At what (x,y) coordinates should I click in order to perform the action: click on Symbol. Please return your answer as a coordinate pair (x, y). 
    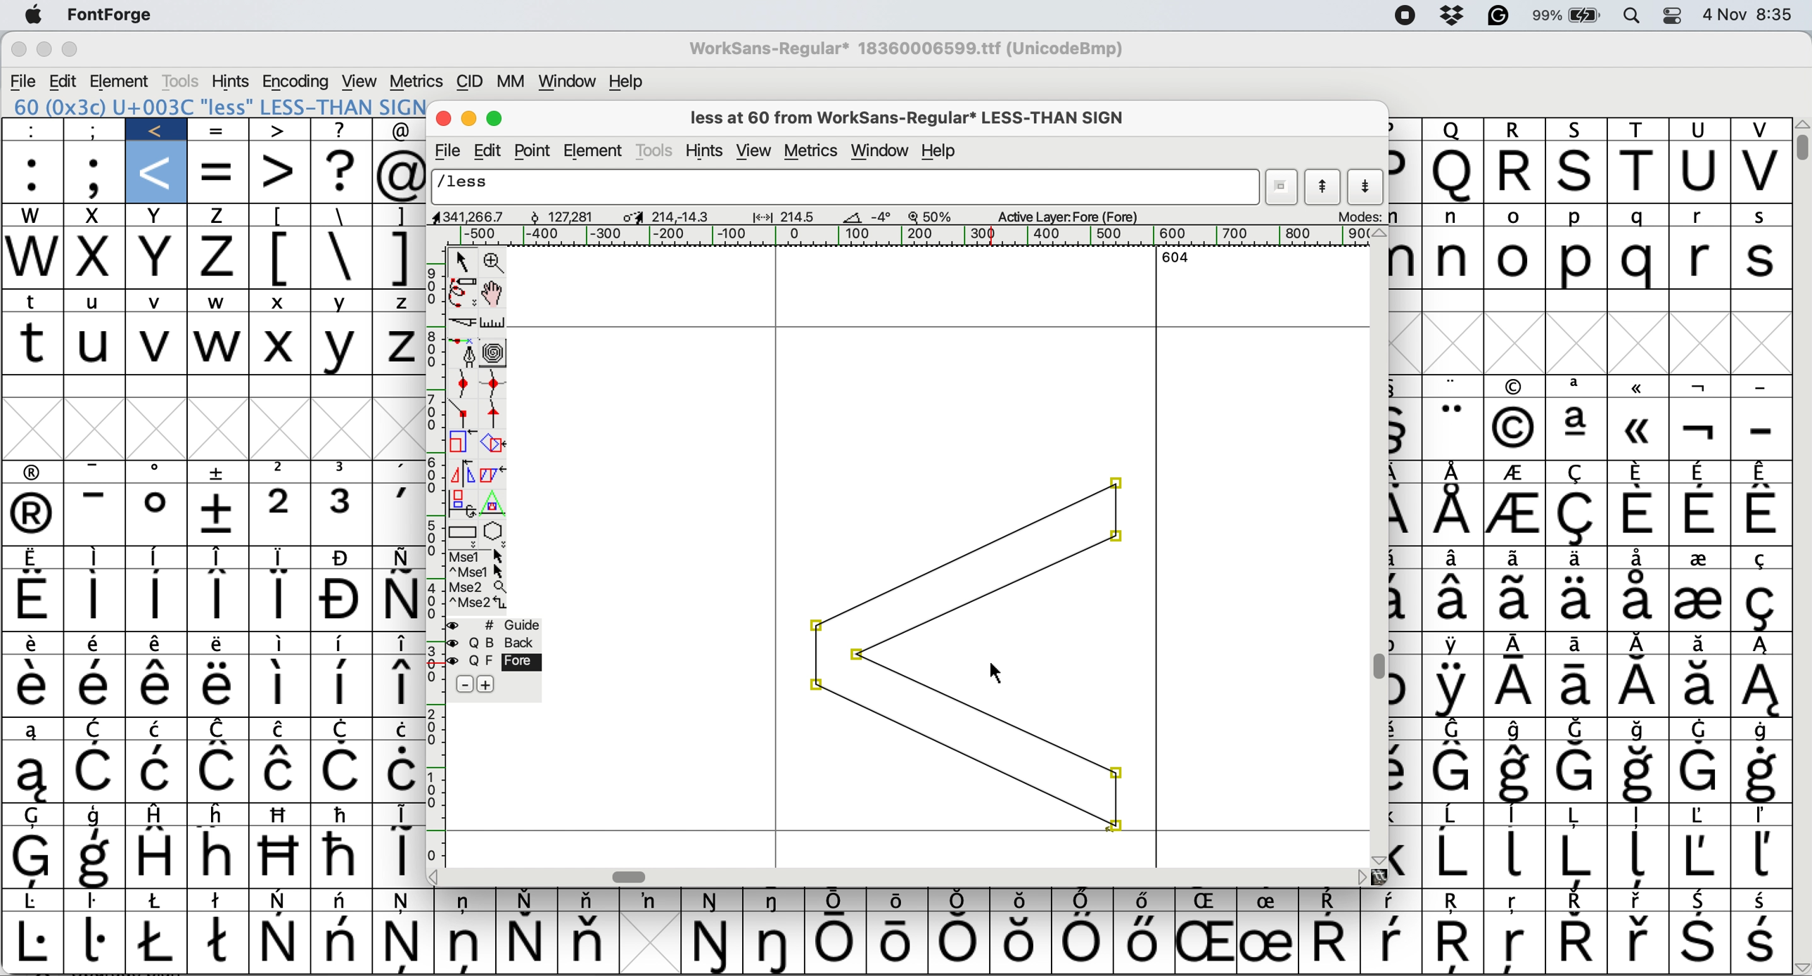
    Looking at the image, I should click on (779, 943).